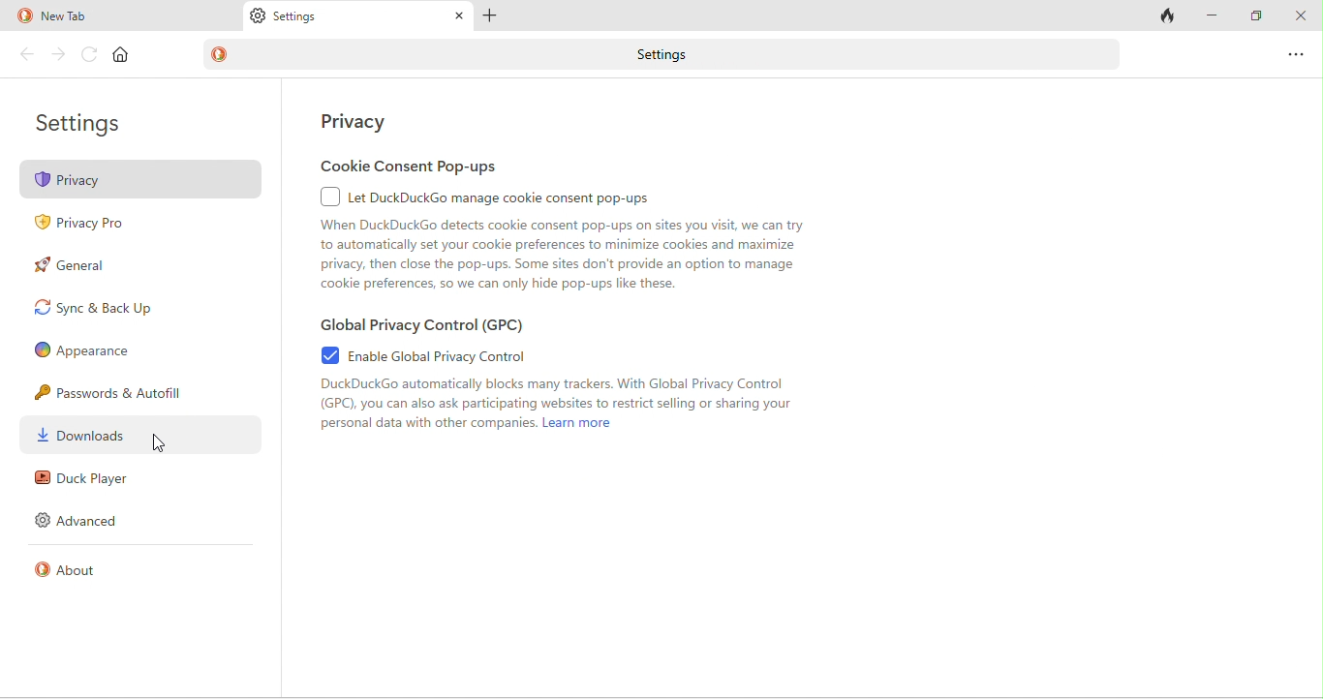 This screenshot has width=1323, height=699. I want to click on about, so click(76, 572).